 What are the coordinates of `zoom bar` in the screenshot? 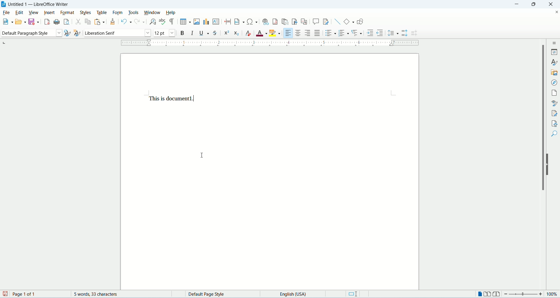 It's located at (524, 294).